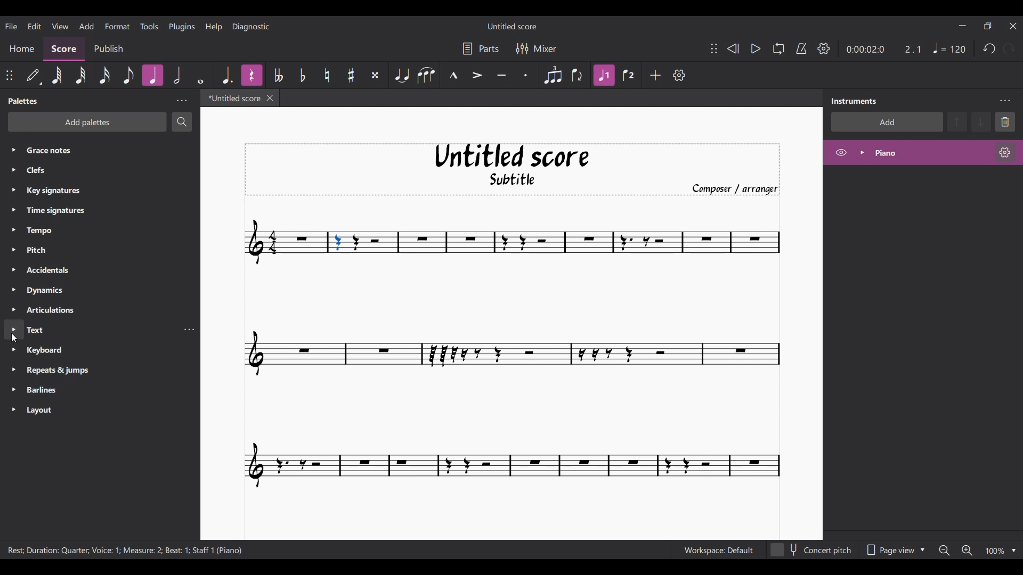 This screenshot has width=1023, height=575. I want to click on Expand piano, so click(862, 152).